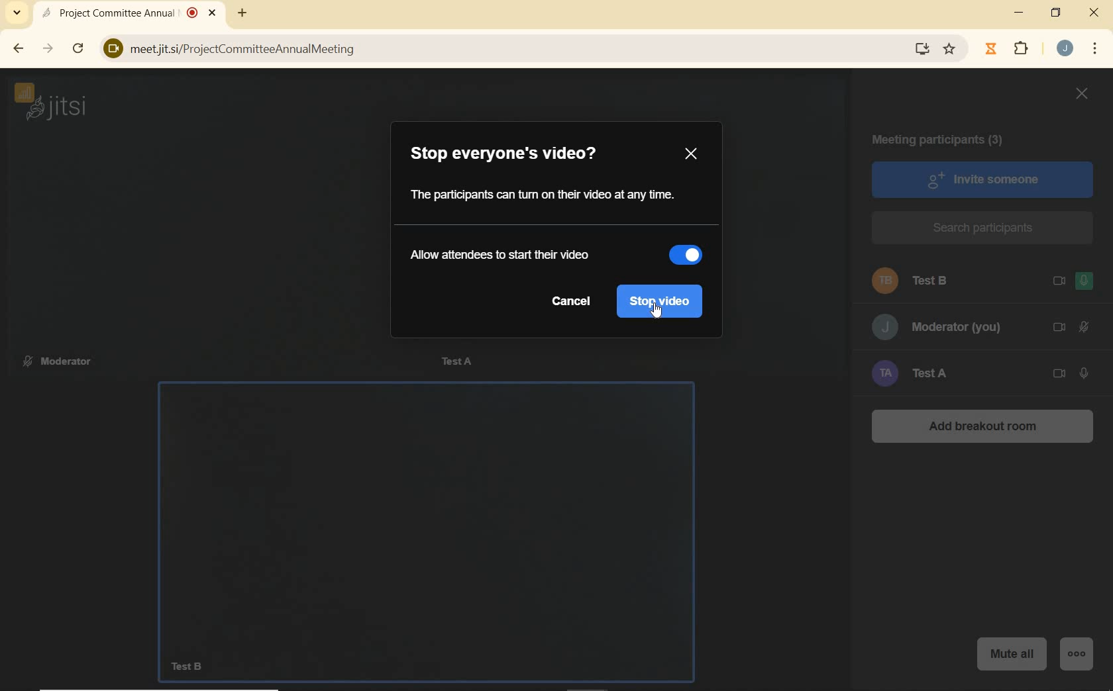 The width and height of the screenshot is (1113, 691). What do you see at coordinates (984, 228) in the screenshot?
I see `SEARCH PARTICIPANTS` at bounding box center [984, 228].